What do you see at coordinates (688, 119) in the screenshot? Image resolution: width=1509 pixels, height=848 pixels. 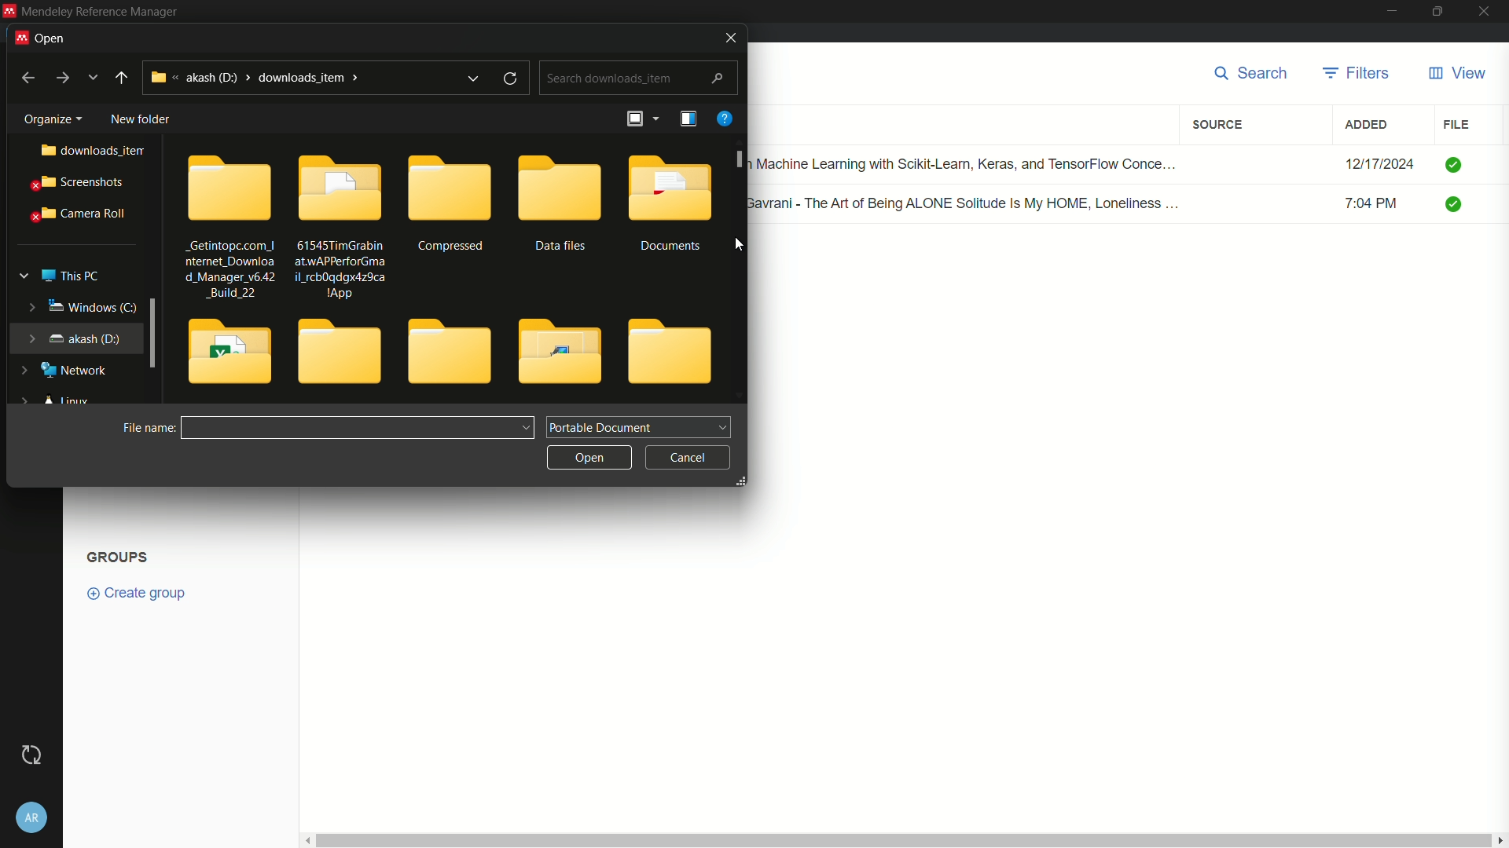 I see `details` at bounding box center [688, 119].